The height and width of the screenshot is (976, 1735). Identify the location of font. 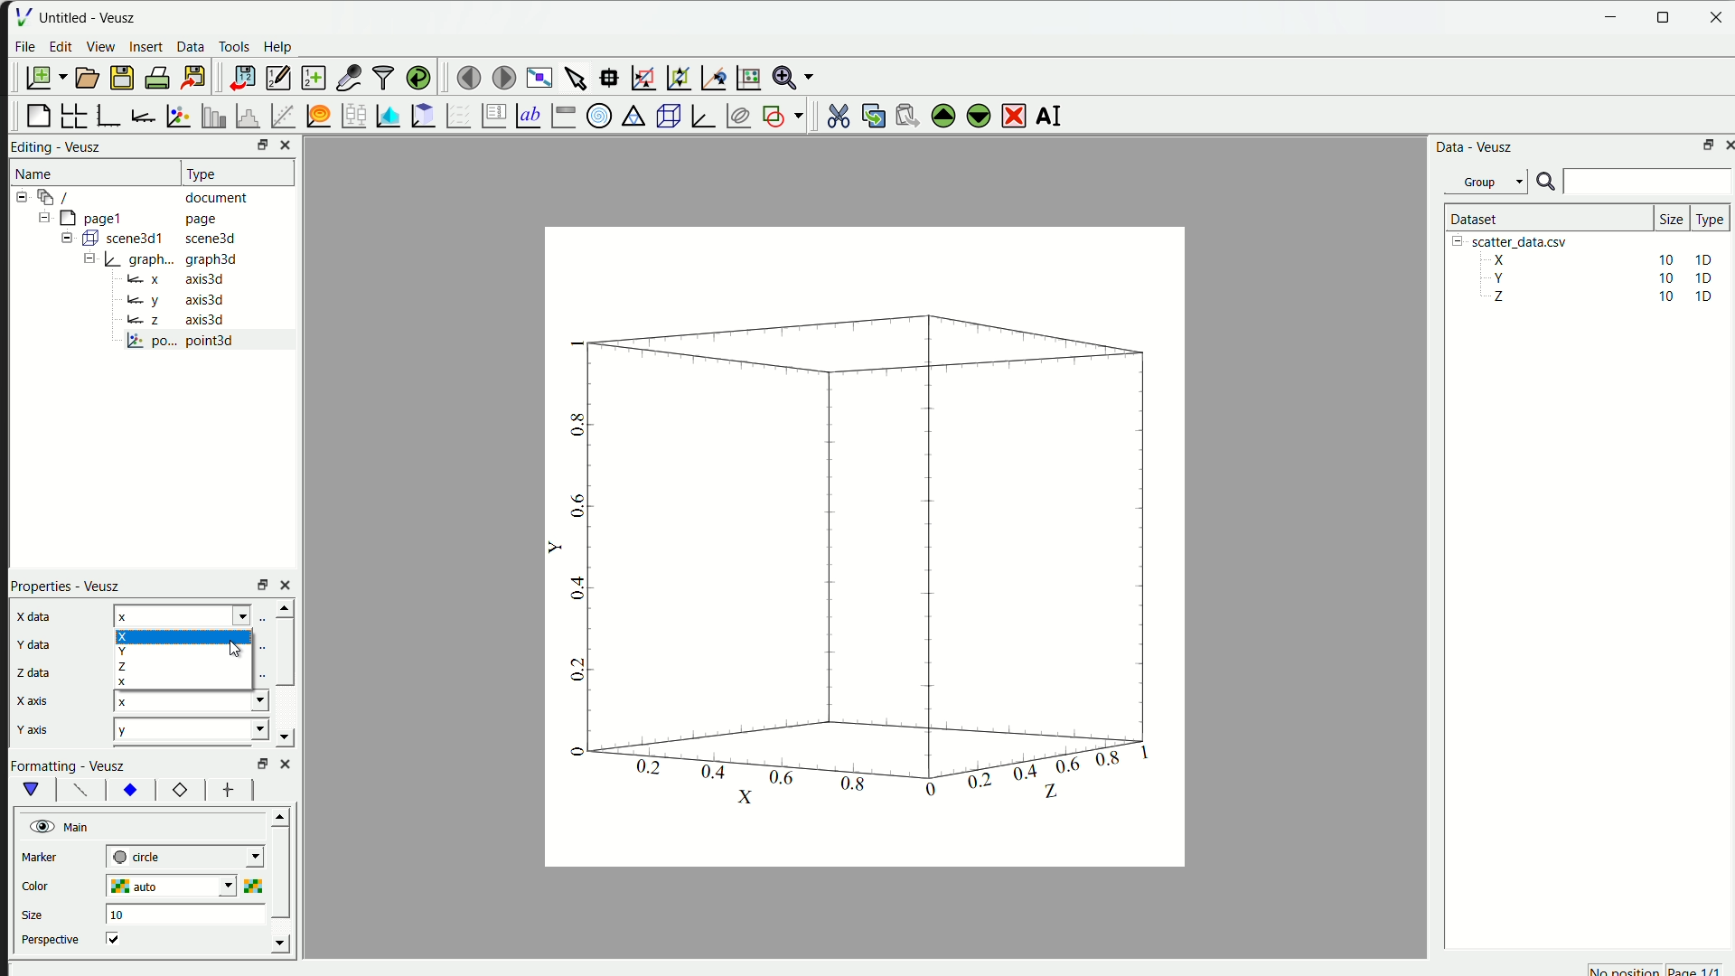
(78, 790).